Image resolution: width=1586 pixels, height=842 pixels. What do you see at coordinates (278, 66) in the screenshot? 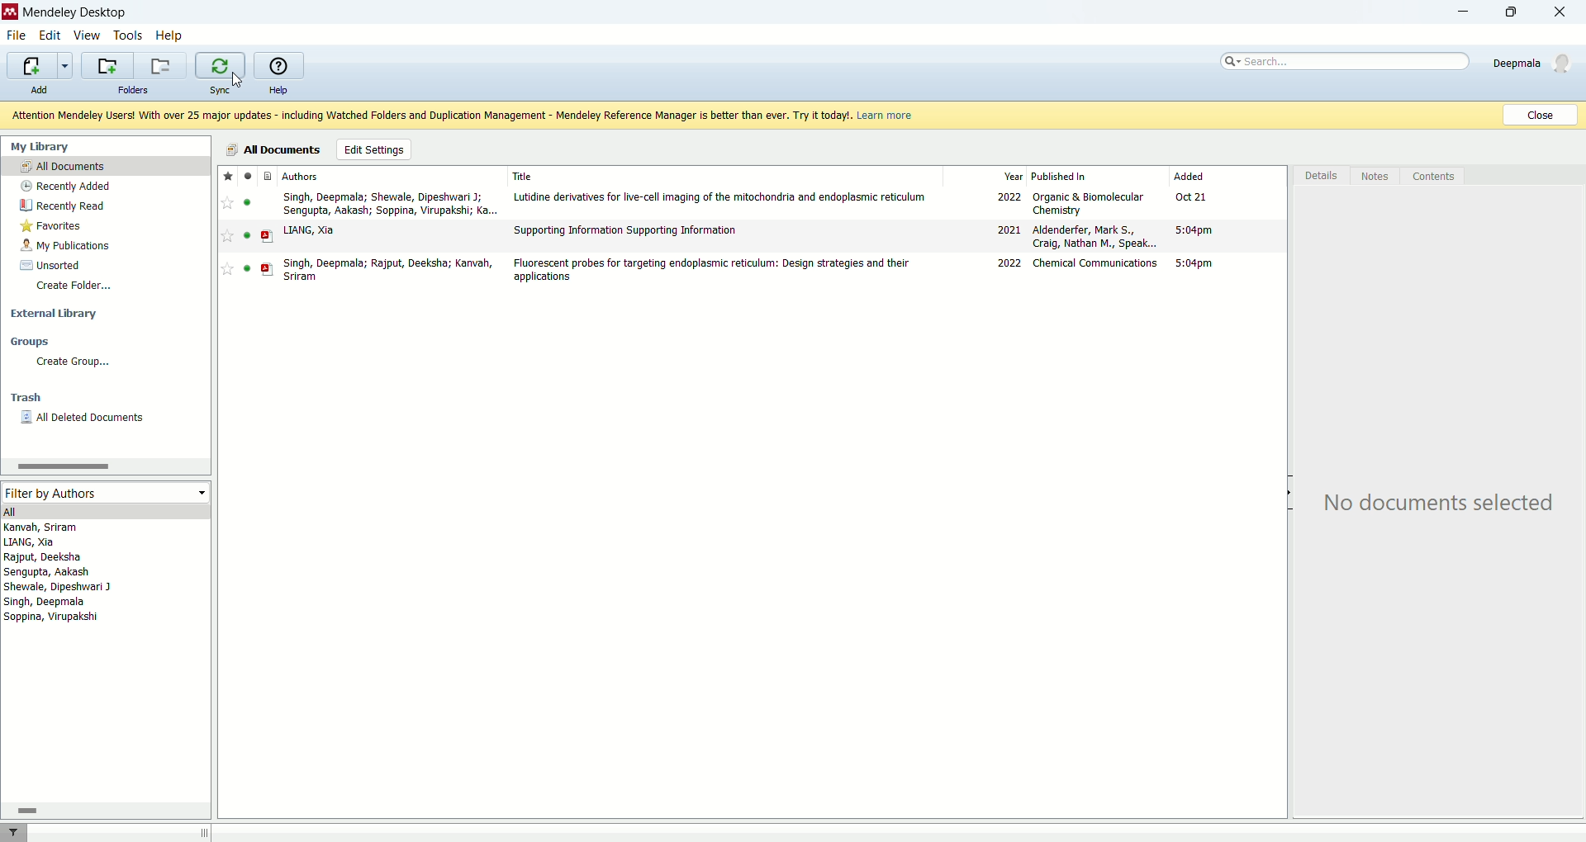
I see `online help guide for mendeley` at bounding box center [278, 66].